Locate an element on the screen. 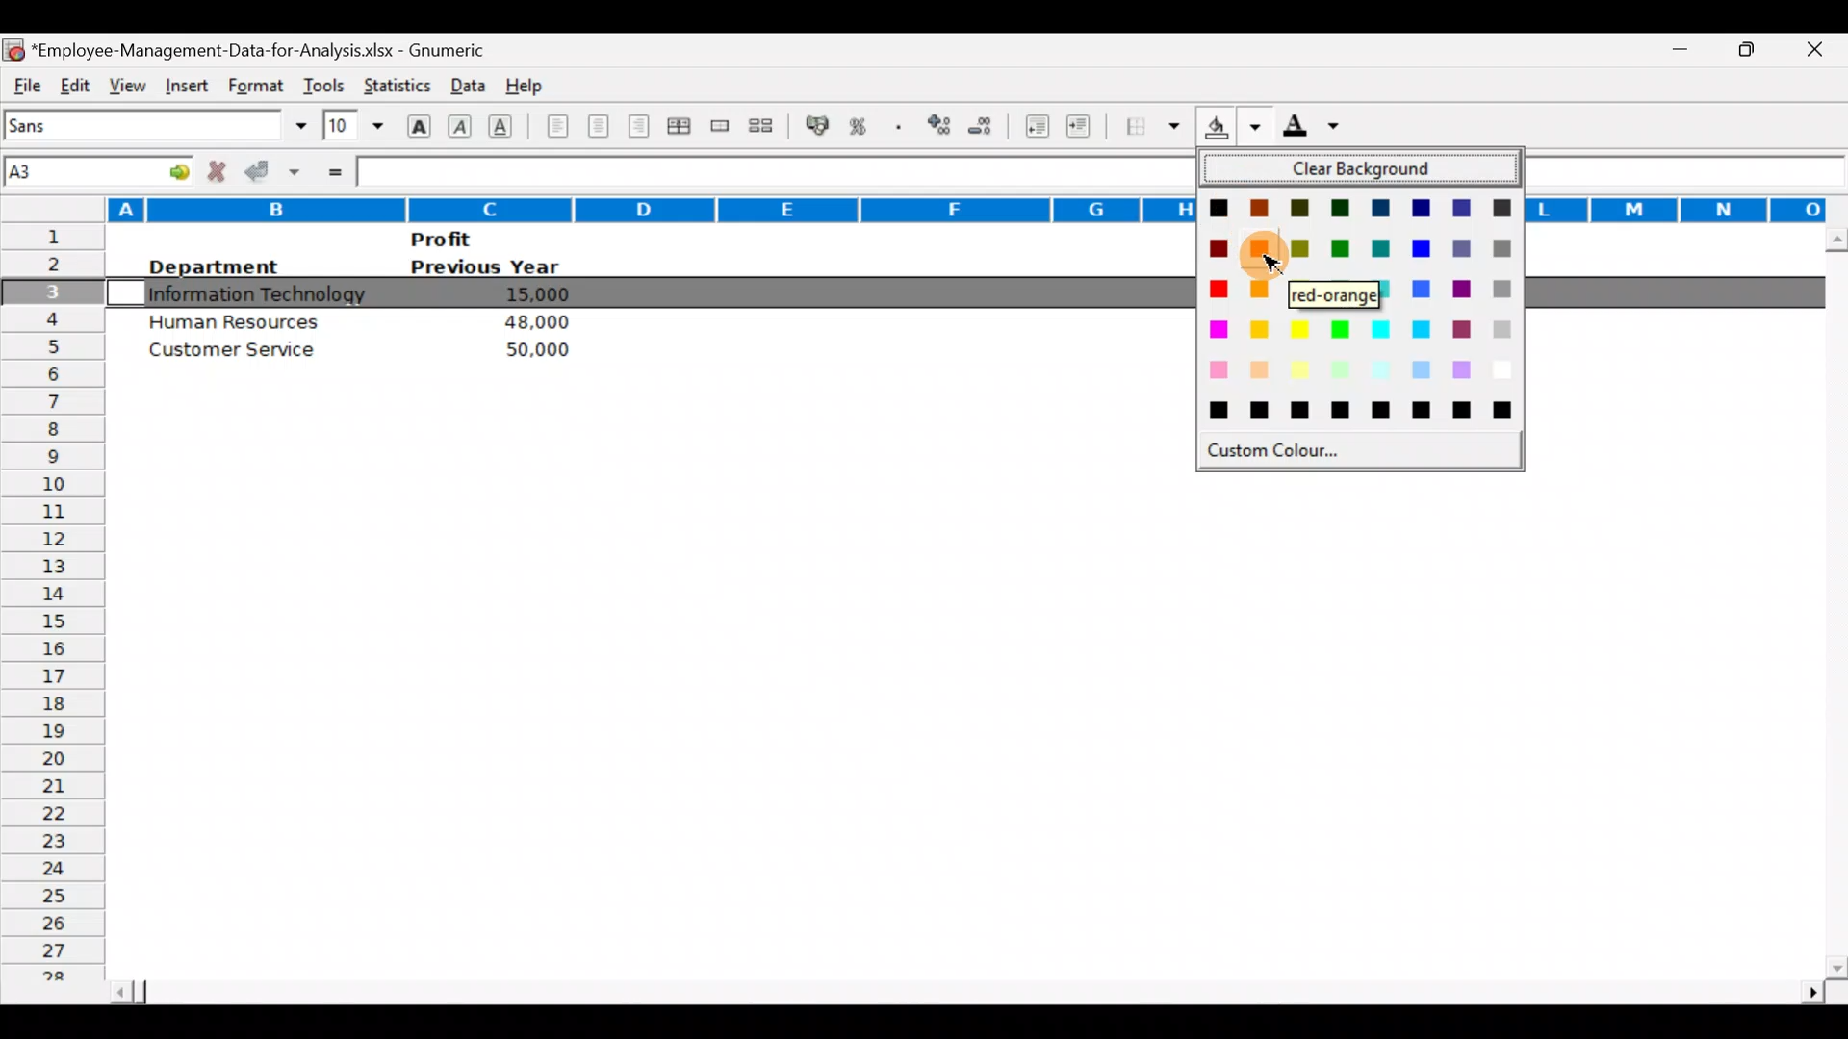  Close is located at coordinates (1821, 51).